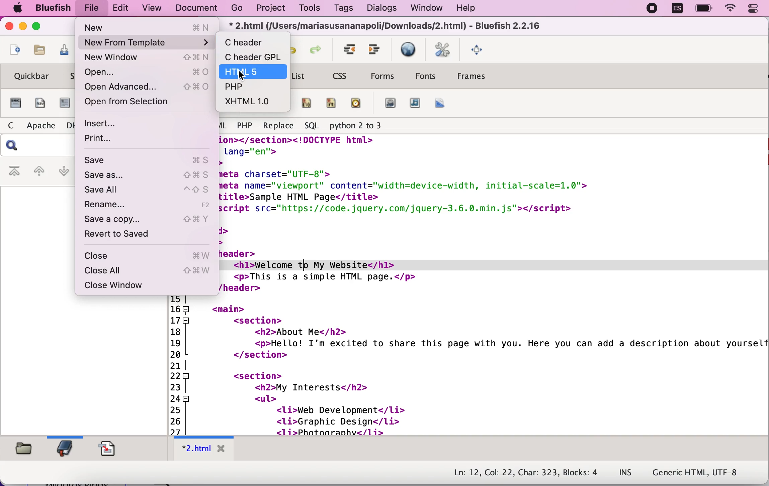 This screenshot has width=769, height=486. What do you see at coordinates (152, 257) in the screenshot?
I see `close` at bounding box center [152, 257].